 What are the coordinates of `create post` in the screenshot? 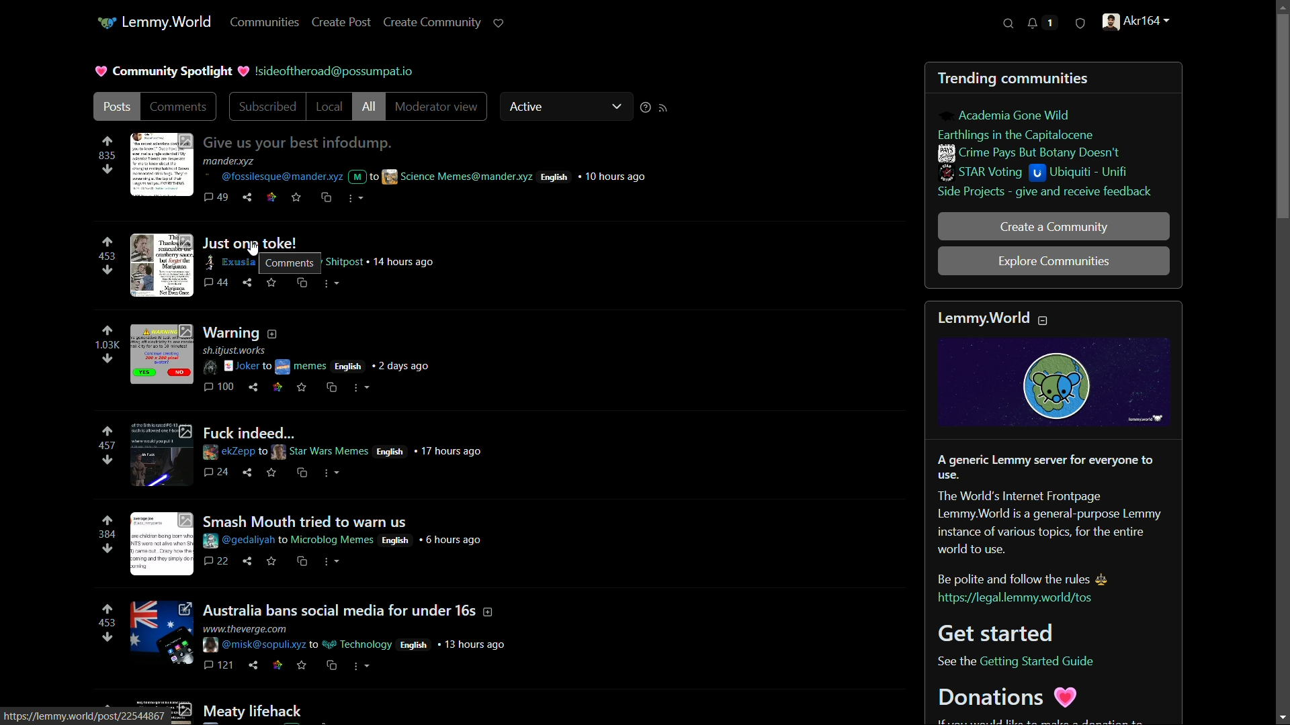 It's located at (341, 22).